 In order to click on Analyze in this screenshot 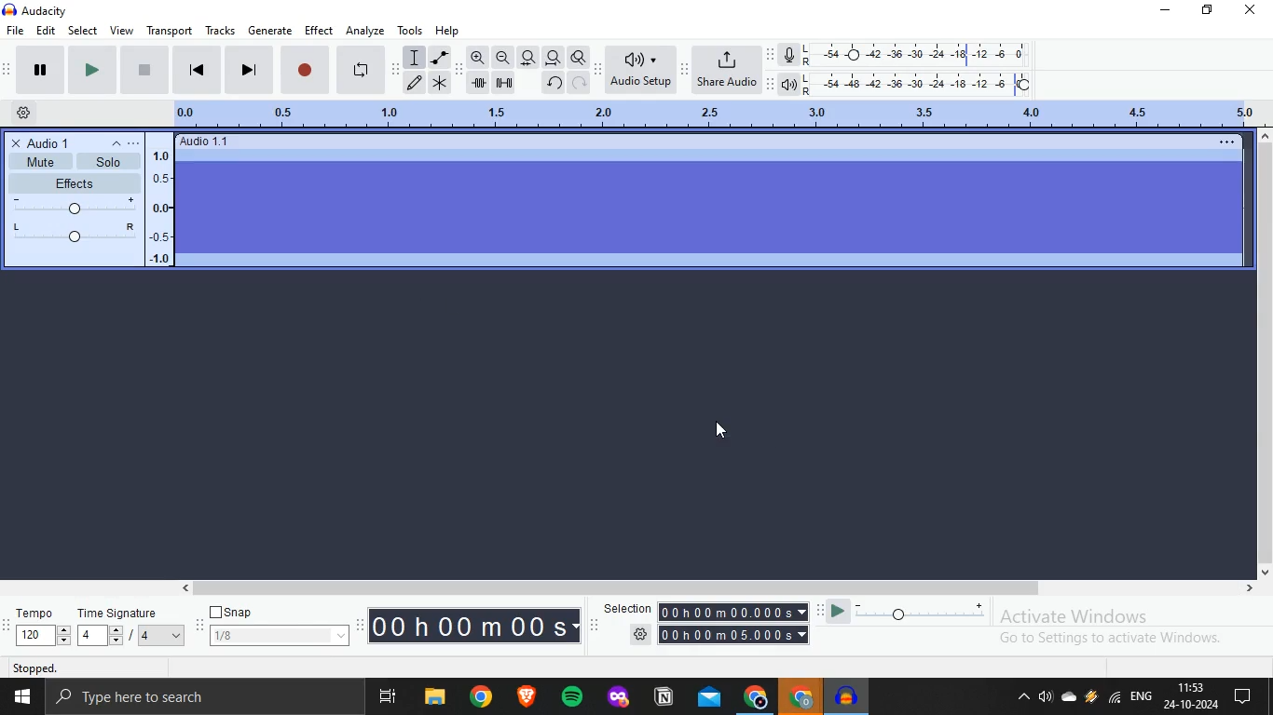, I will do `click(365, 29)`.